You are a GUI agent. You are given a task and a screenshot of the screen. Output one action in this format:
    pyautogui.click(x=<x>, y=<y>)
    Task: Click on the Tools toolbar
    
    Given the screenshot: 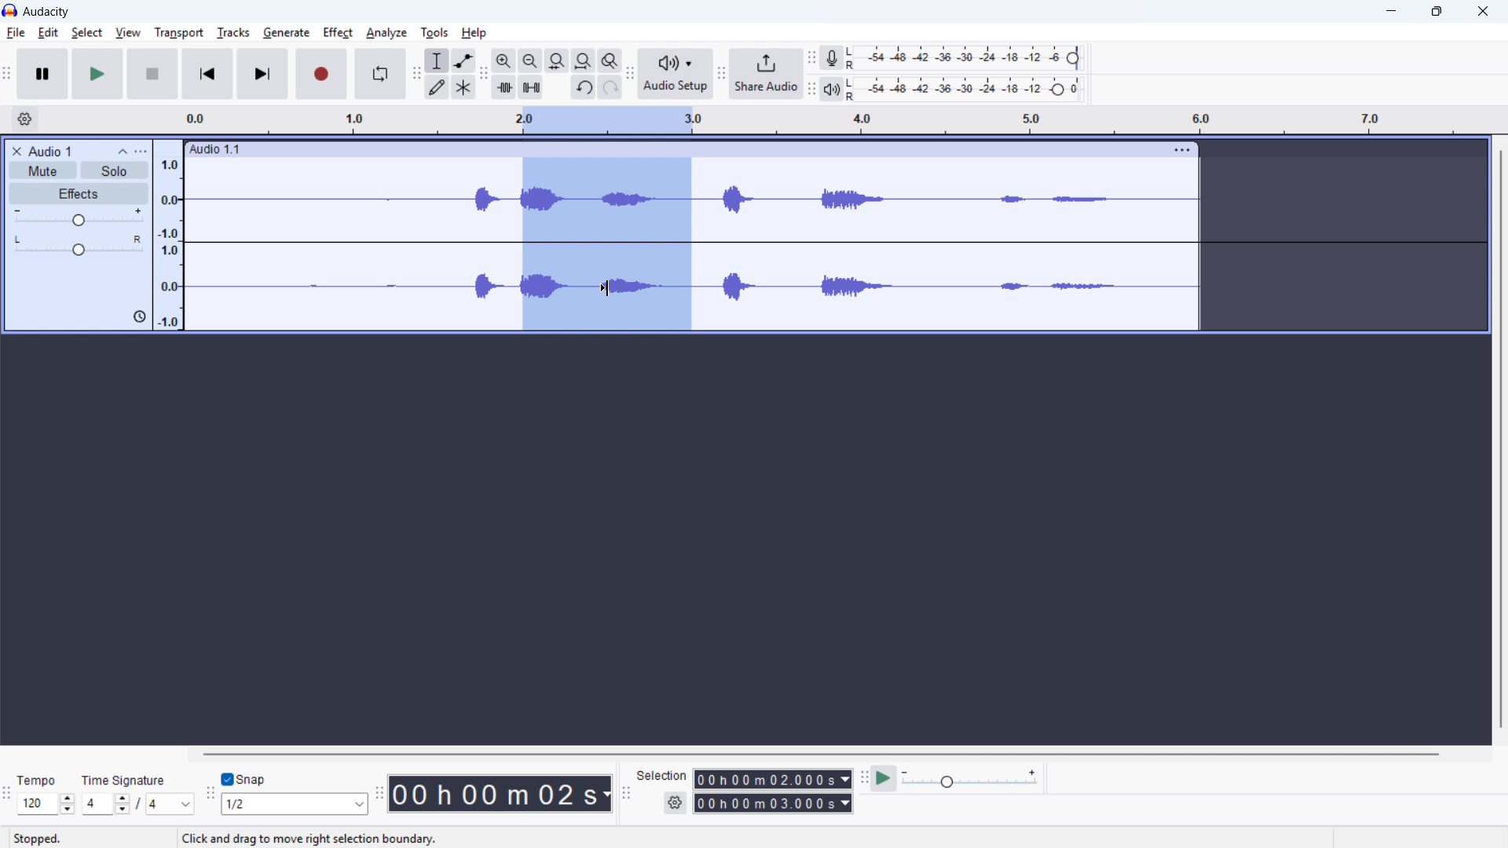 What is the action you would take?
    pyautogui.click(x=417, y=75)
    